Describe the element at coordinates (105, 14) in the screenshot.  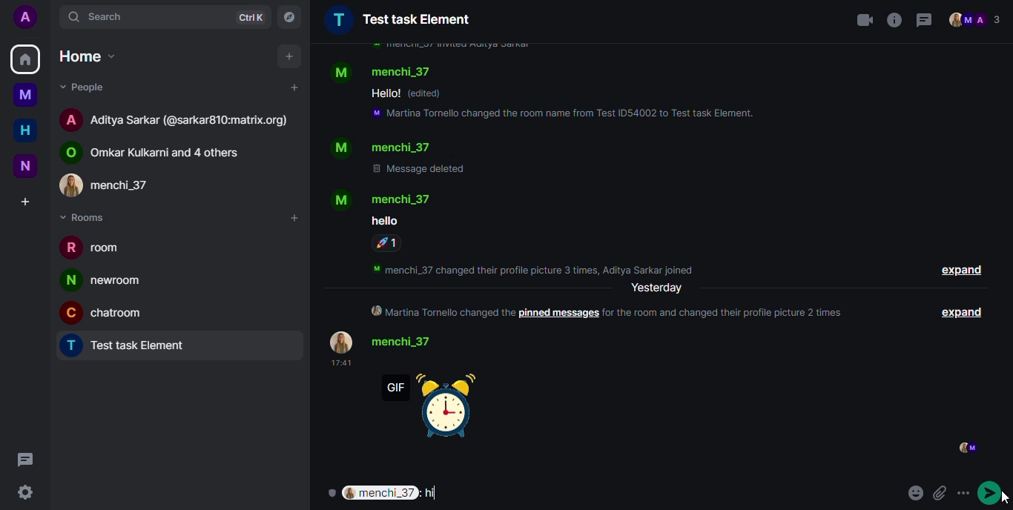
I see `search` at that location.